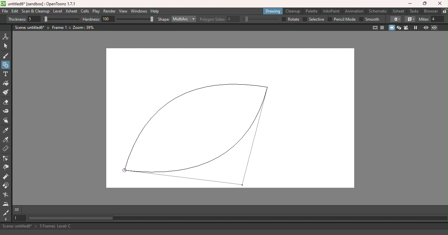 The image size is (448, 235). What do you see at coordinates (6, 56) in the screenshot?
I see `Brush tool` at bounding box center [6, 56].